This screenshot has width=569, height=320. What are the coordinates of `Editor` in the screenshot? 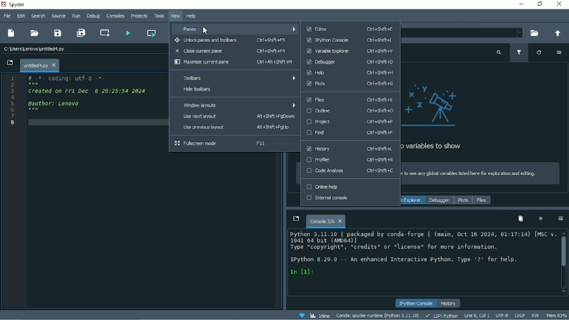 It's located at (350, 29).